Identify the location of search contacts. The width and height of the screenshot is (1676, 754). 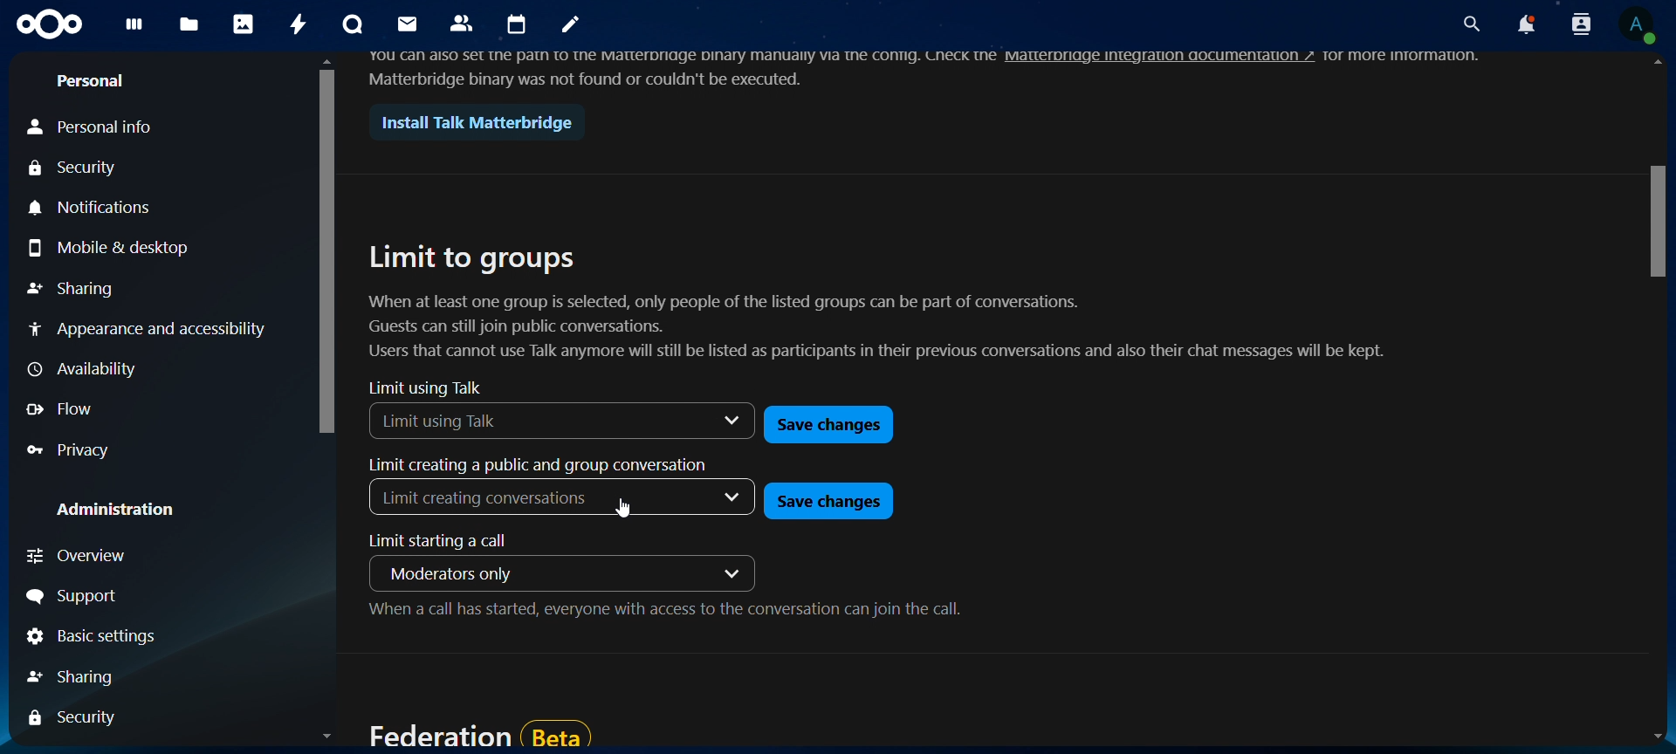
(1581, 27).